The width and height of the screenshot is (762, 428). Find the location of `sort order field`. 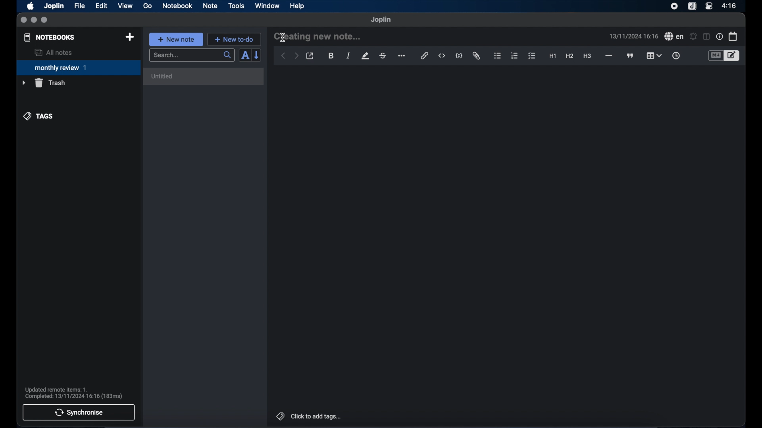

sort order field is located at coordinates (245, 55).